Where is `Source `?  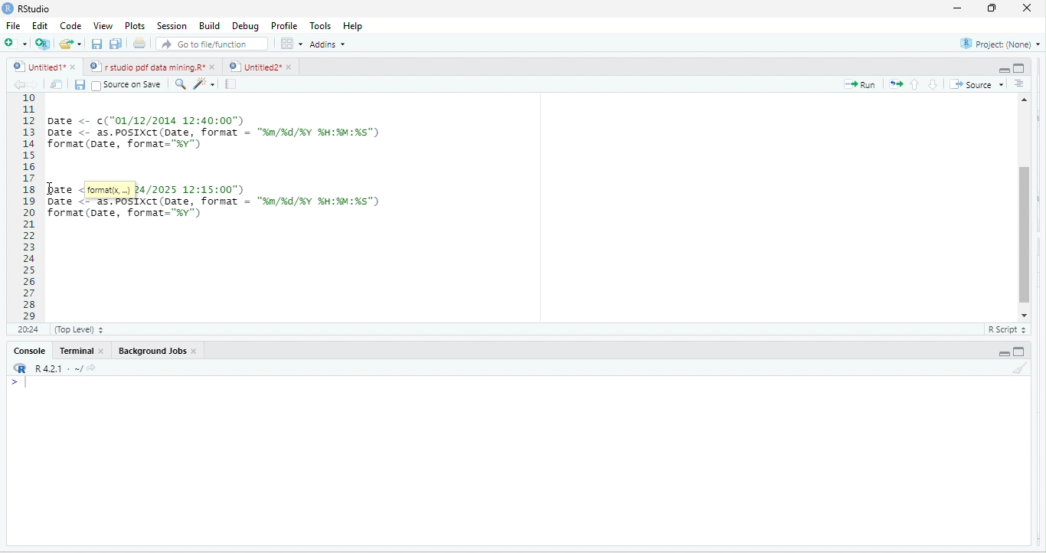 Source  is located at coordinates (978, 84).